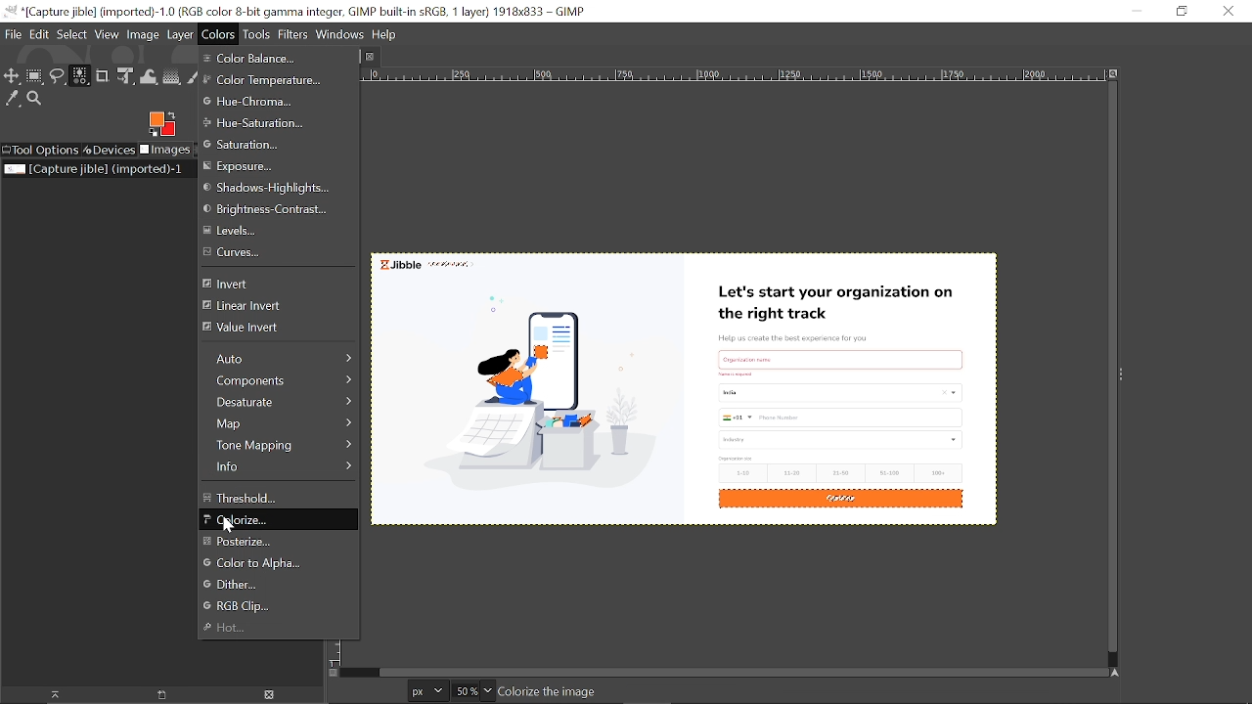 The width and height of the screenshot is (1252, 704). What do you see at coordinates (71, 34) in the screenshot?
I see `Select` at bounding box center [71, 34].